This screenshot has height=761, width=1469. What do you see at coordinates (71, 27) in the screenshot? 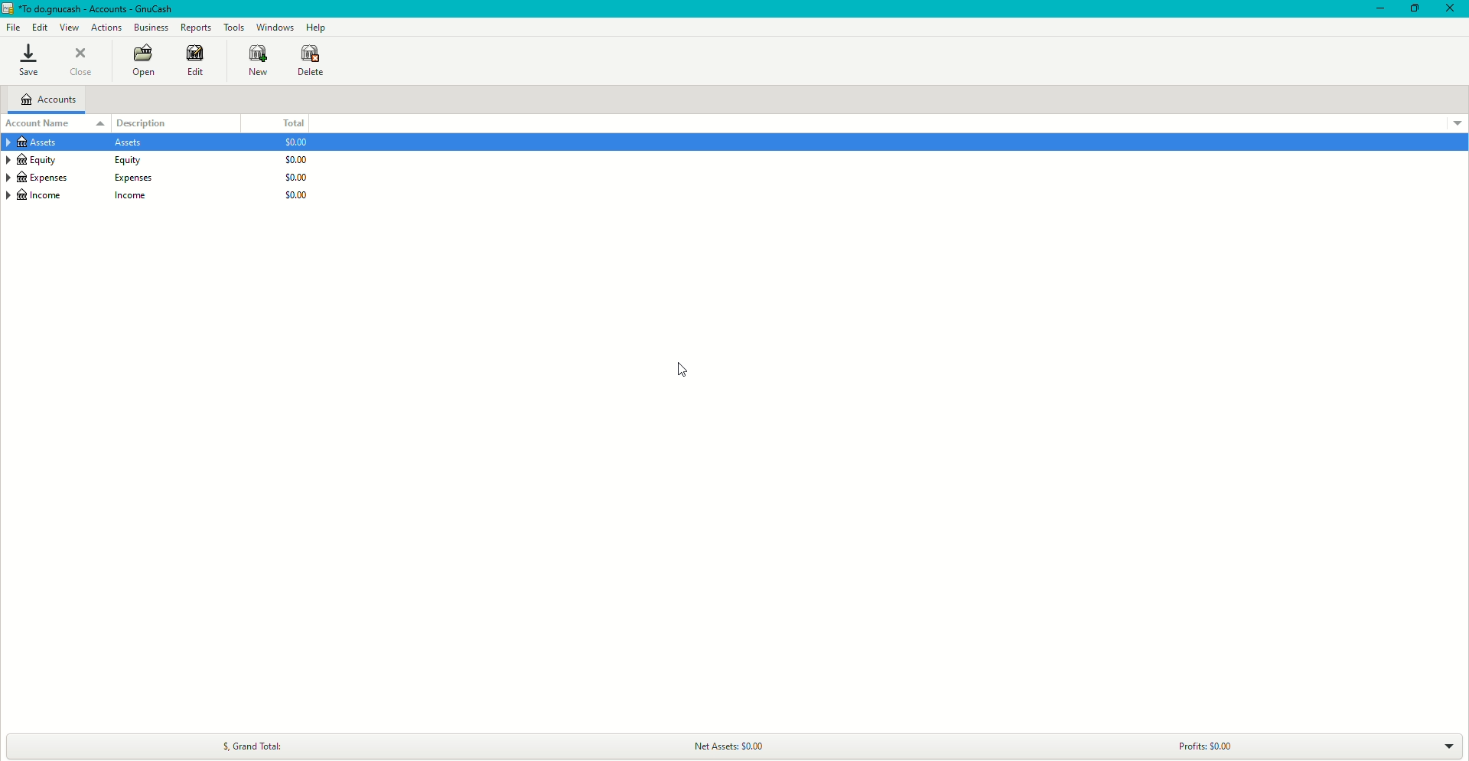
I see `View` at bounding box center [71, 27].